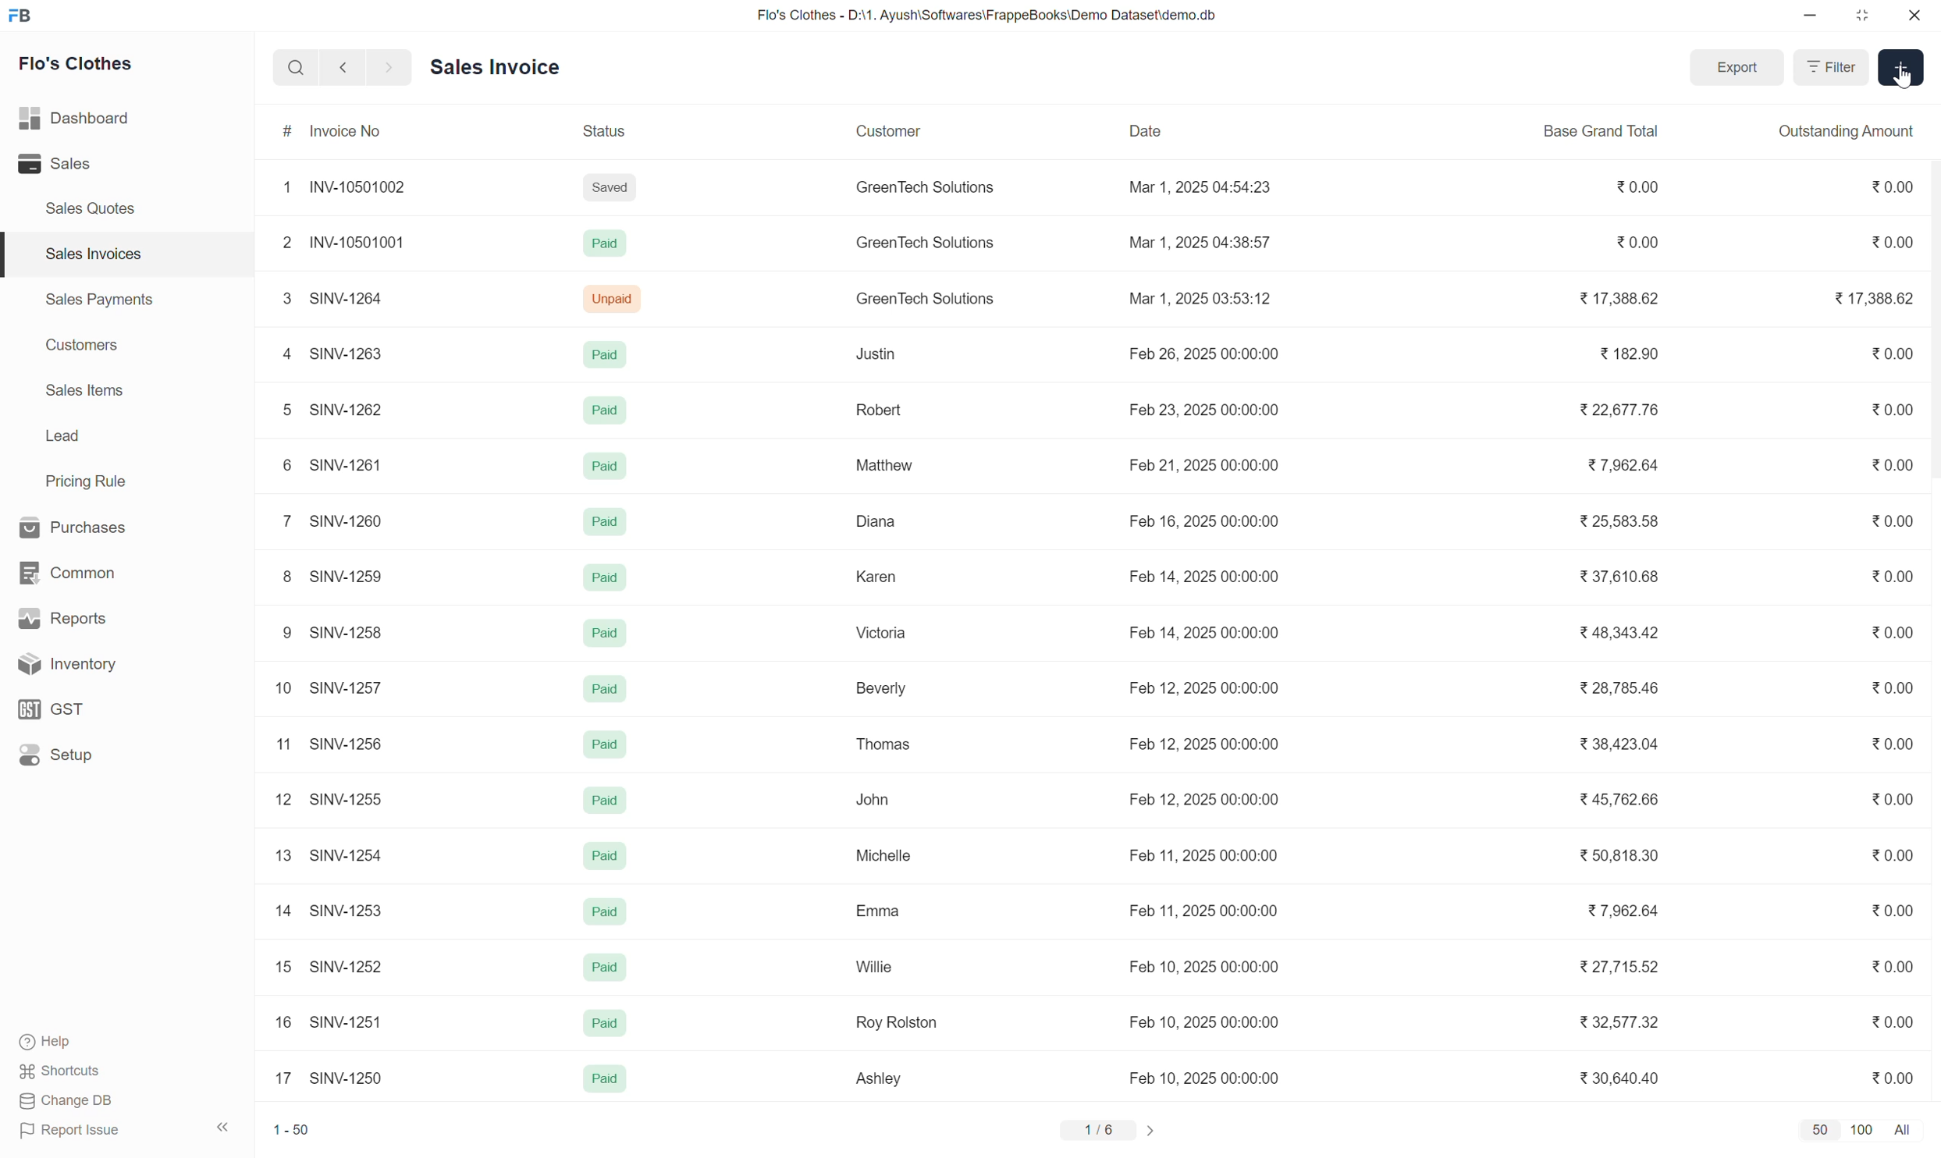 The image size is (1941, 1158). What do you see at coordinates (282, 414) in the screenshot?
I see `5` at bounding box center [282, 414].